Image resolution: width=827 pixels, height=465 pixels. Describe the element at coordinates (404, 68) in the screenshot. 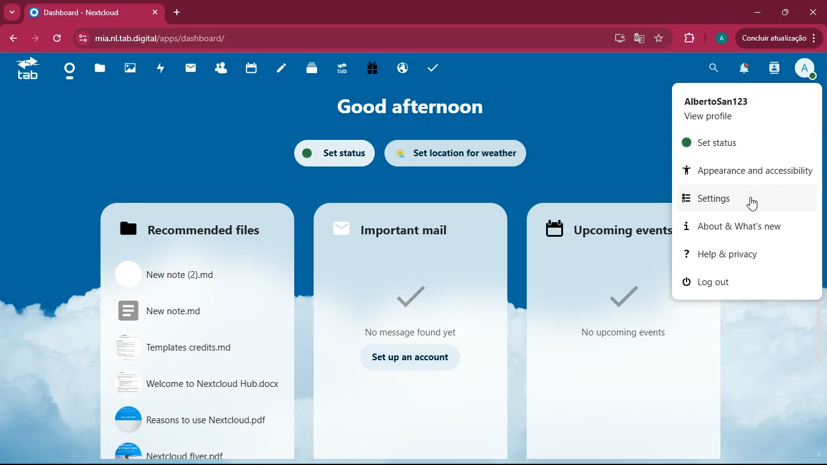

I see `public` at that location.